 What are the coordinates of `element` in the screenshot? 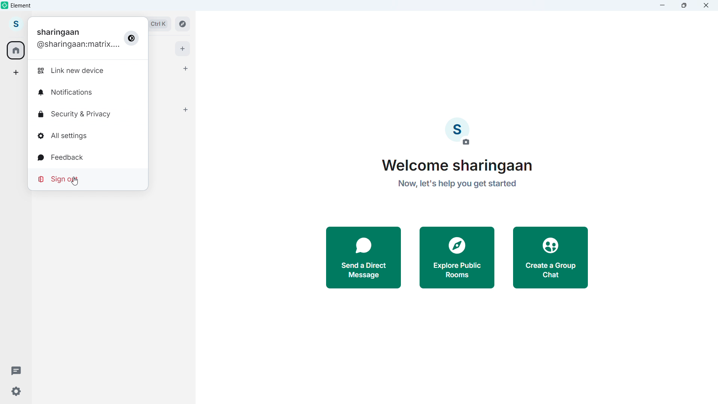 It's located at (21, 6).